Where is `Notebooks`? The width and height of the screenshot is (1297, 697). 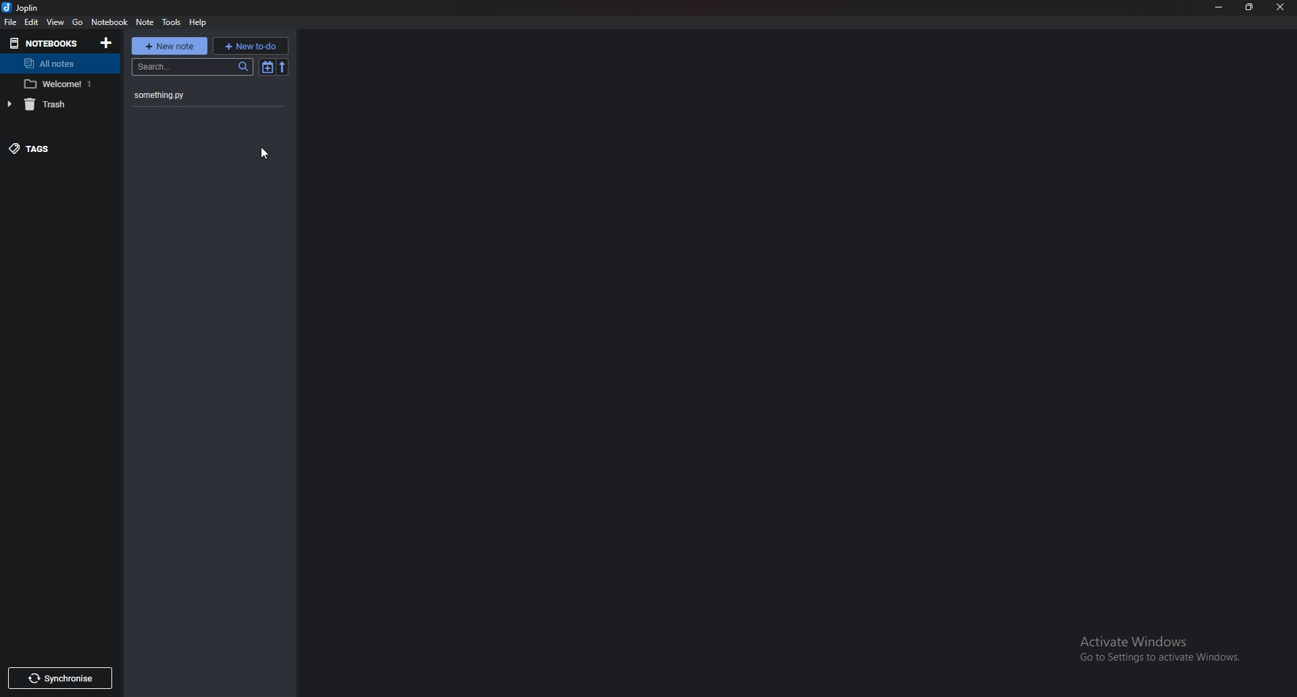
Notebooks is located at coordinates (46, 43).